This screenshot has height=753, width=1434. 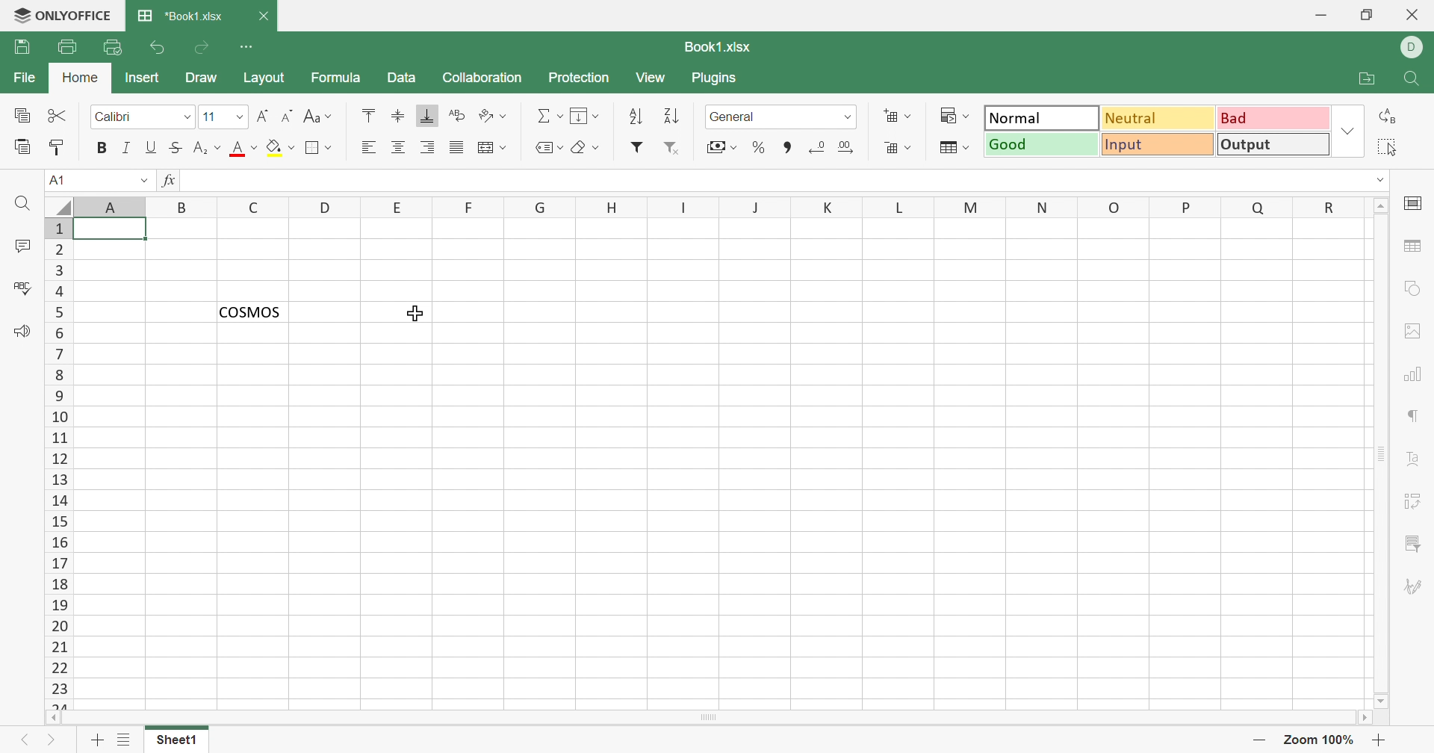 What do you see at coordinates (202, 52) in the screenshot?
I see `Redo` at bounding box center [202, 52].